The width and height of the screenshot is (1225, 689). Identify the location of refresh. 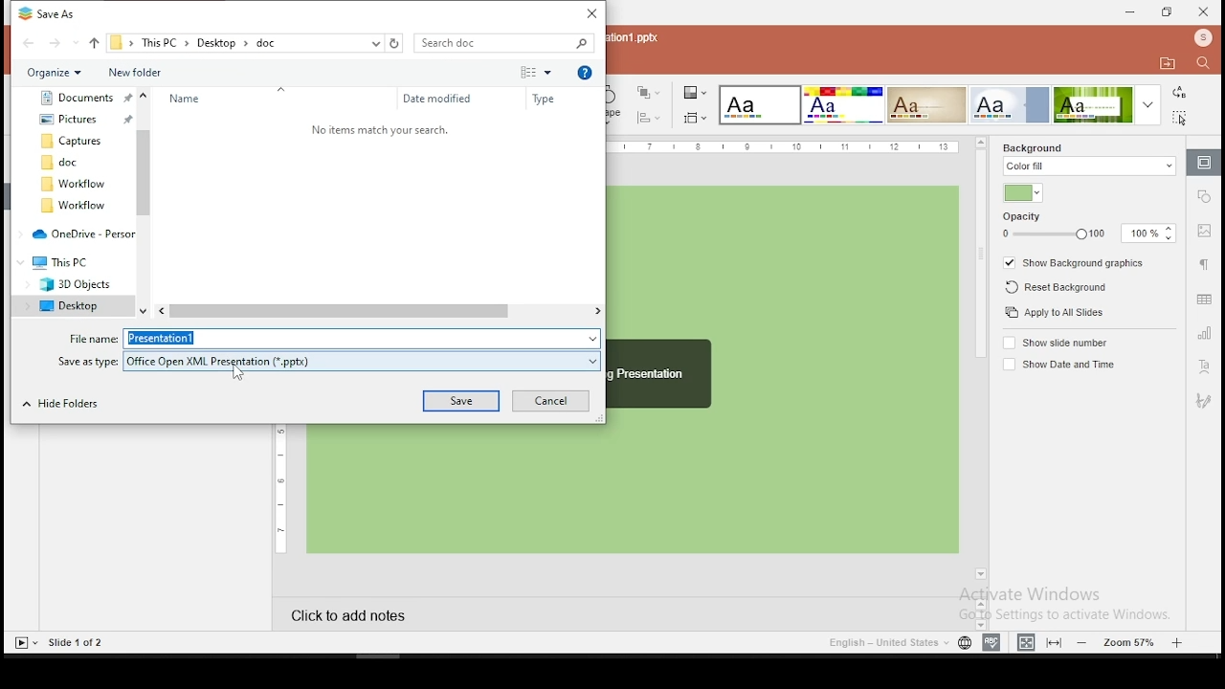
(396, 43).